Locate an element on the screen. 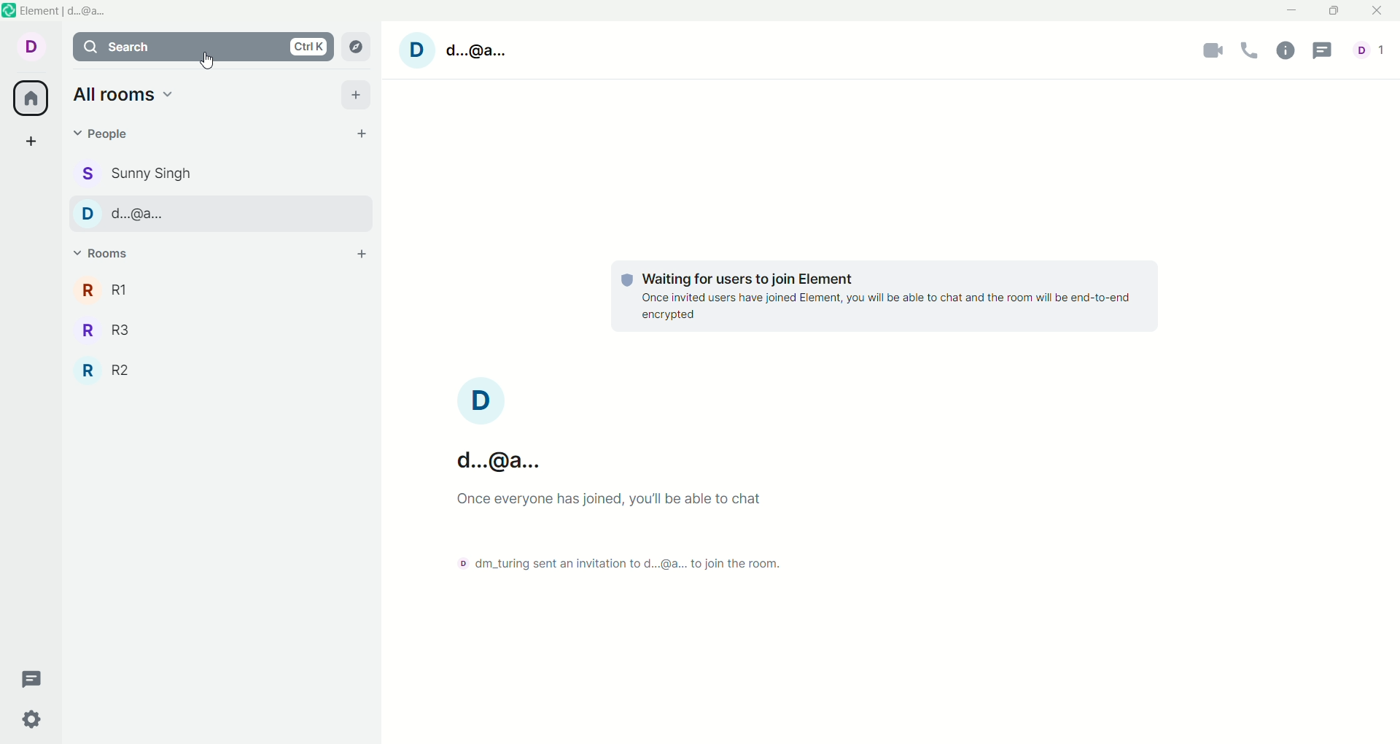 This screenshot has width=1400, height=744. settings is located at coordinates (30, 721).